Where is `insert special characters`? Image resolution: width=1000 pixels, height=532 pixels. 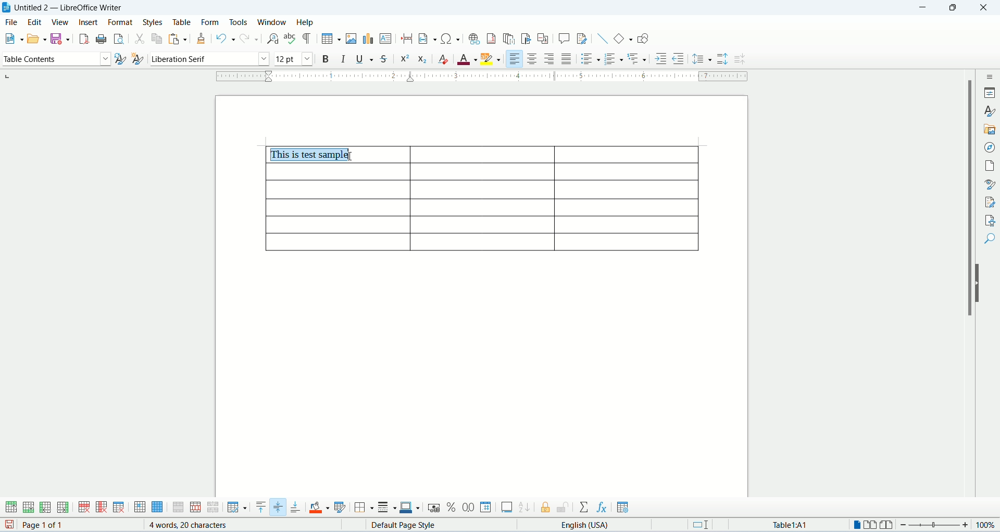 insert special characters is located at coordinates (449, 39).